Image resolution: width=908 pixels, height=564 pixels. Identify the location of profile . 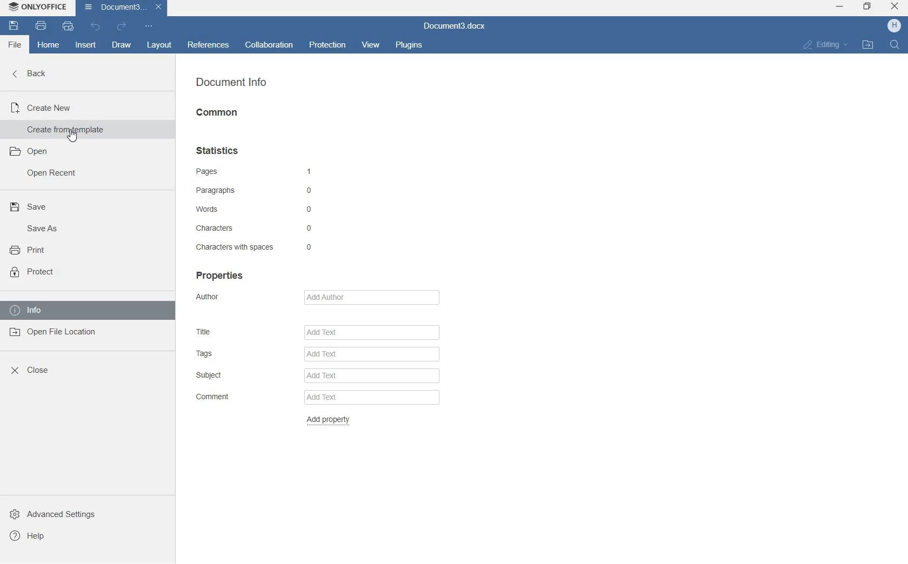
(895, 28).